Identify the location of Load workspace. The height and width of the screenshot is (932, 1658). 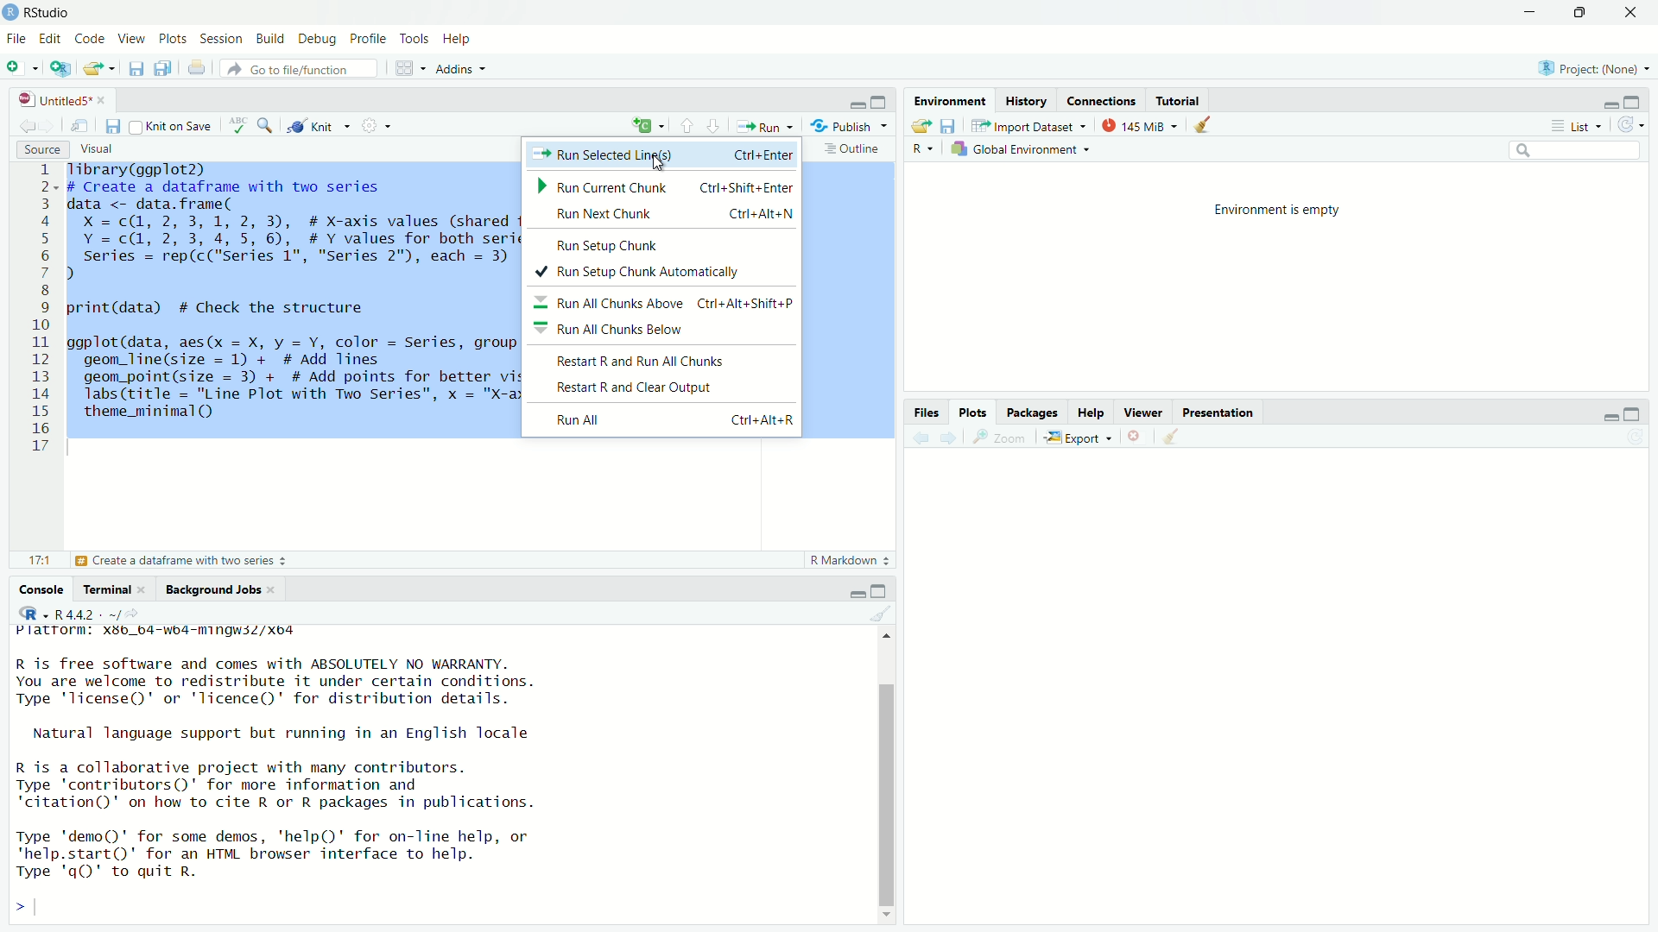
(921, 127).